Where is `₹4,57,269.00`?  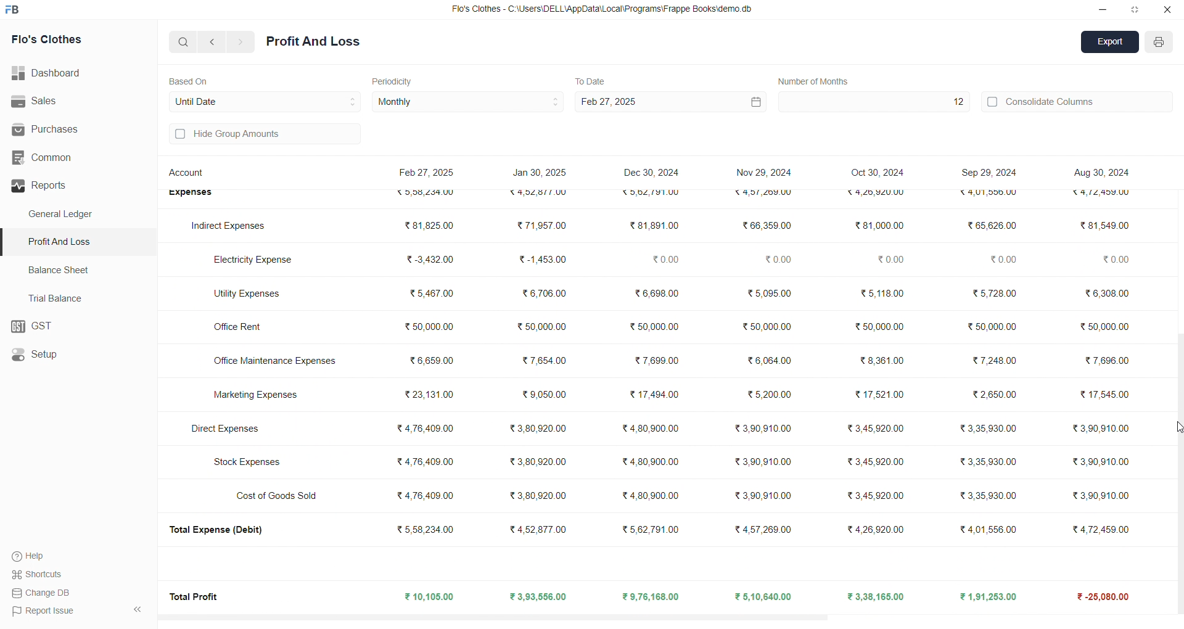 ₹4,57,269.00 is located at coordinates (761, 194).